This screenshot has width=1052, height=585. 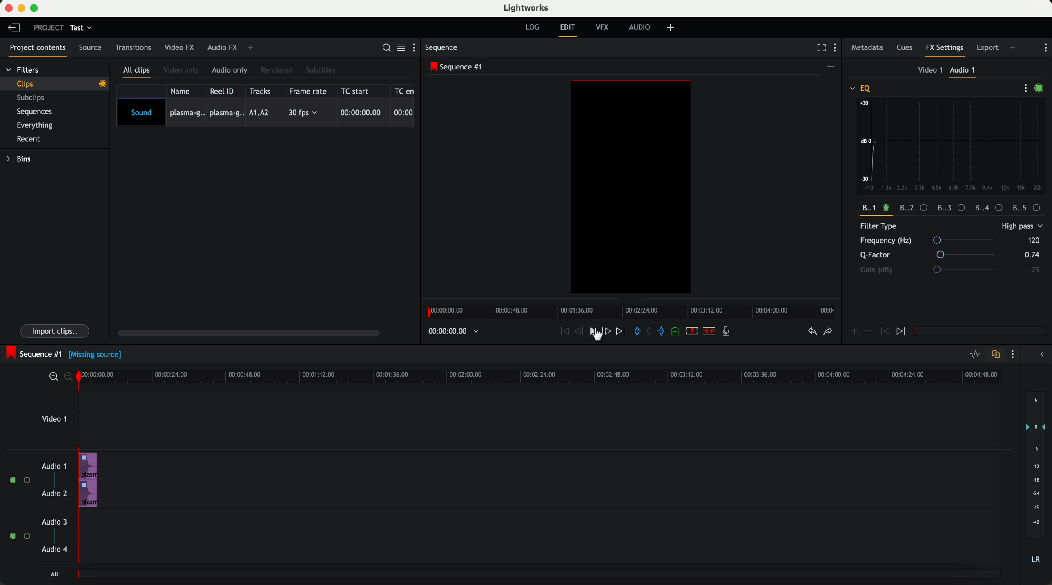 What do you see at coordinates (224, 91) in the screenshot?
I see `reel ID` at bounding box center [224, 91].